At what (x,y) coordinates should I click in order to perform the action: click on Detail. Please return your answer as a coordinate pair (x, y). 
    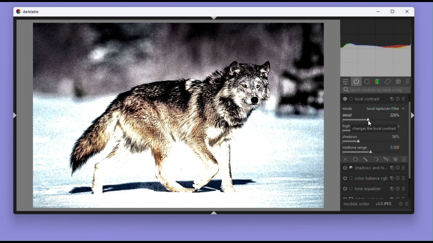
    Looking at the image, I should click on (373, 117).